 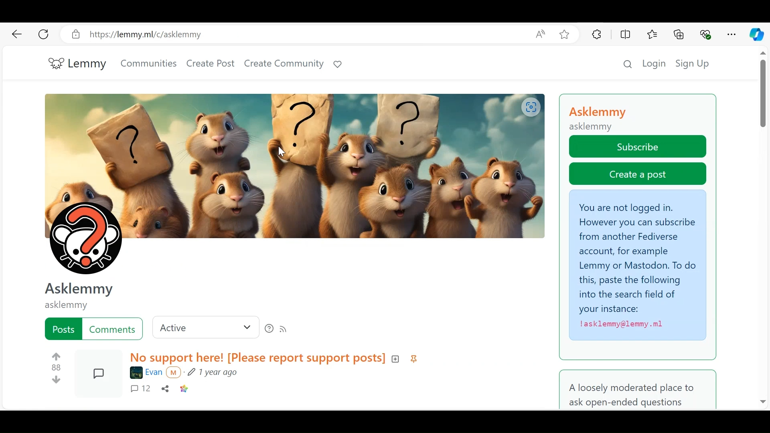 What do you see at coordinates (58, 367) in the screenshot?
I see `Upvotes and downvotes` at bounding box center [58, 367].